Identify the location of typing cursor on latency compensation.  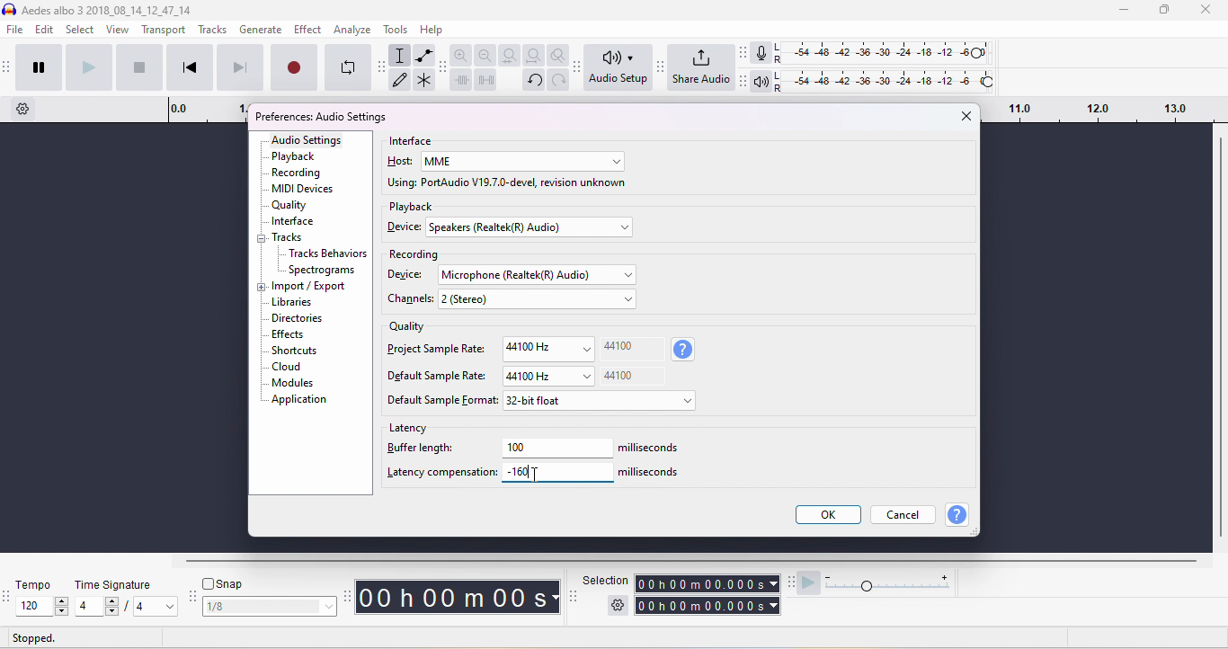
(538, 476).